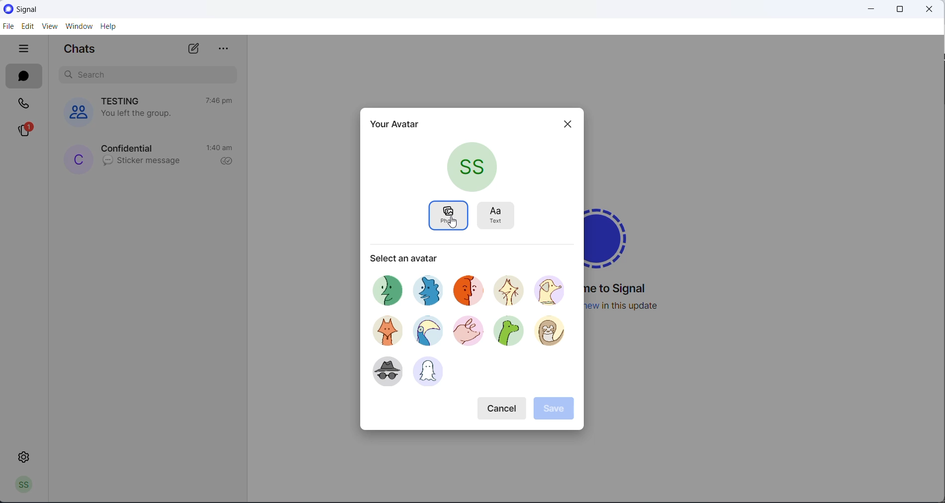 The height and width of the screenshot is (503, 945). What do you see at coordinates (21, 487) in the screenshot?
I see `profile` at bounding box center [21, 487].